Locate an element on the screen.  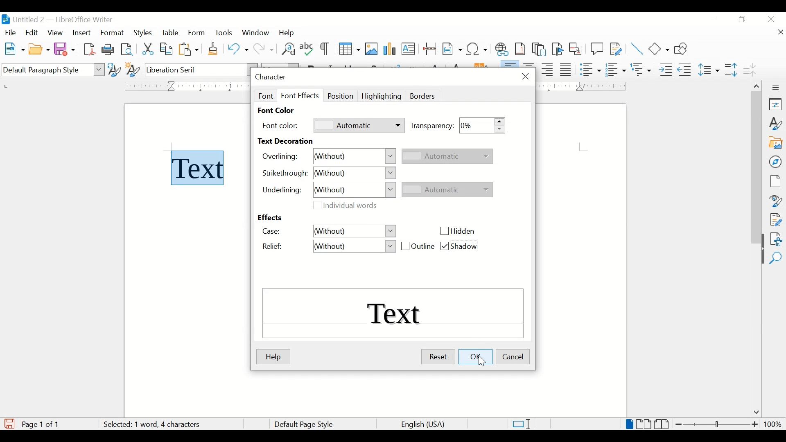
toggle formatting marks is located at coordinates (325, 50).